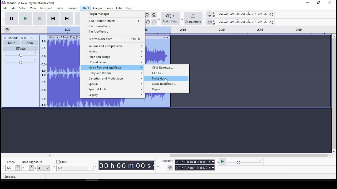 This screenshot has height=189, width=337. I want to click on mute, so click(12, 43).